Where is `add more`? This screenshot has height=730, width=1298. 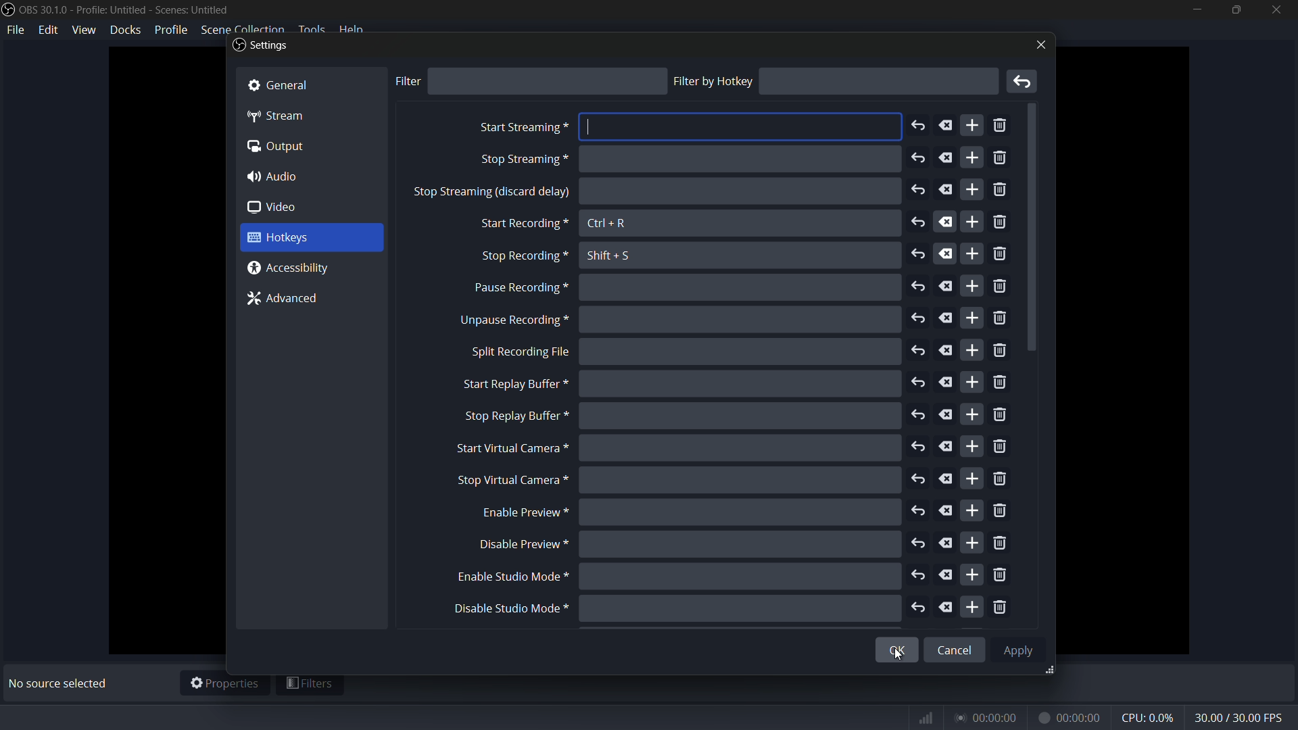
add more is located at coordinates (973, 478).